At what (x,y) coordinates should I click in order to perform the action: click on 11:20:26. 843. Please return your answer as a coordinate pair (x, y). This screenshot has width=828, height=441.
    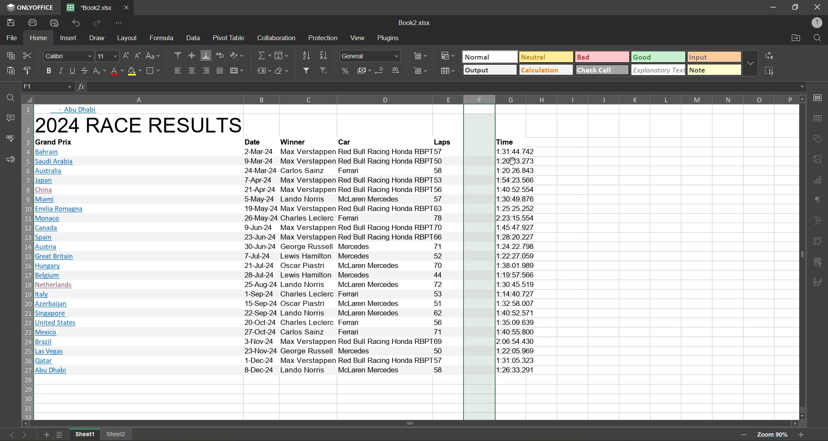
    Looking at the image, I should click on (518, 170).